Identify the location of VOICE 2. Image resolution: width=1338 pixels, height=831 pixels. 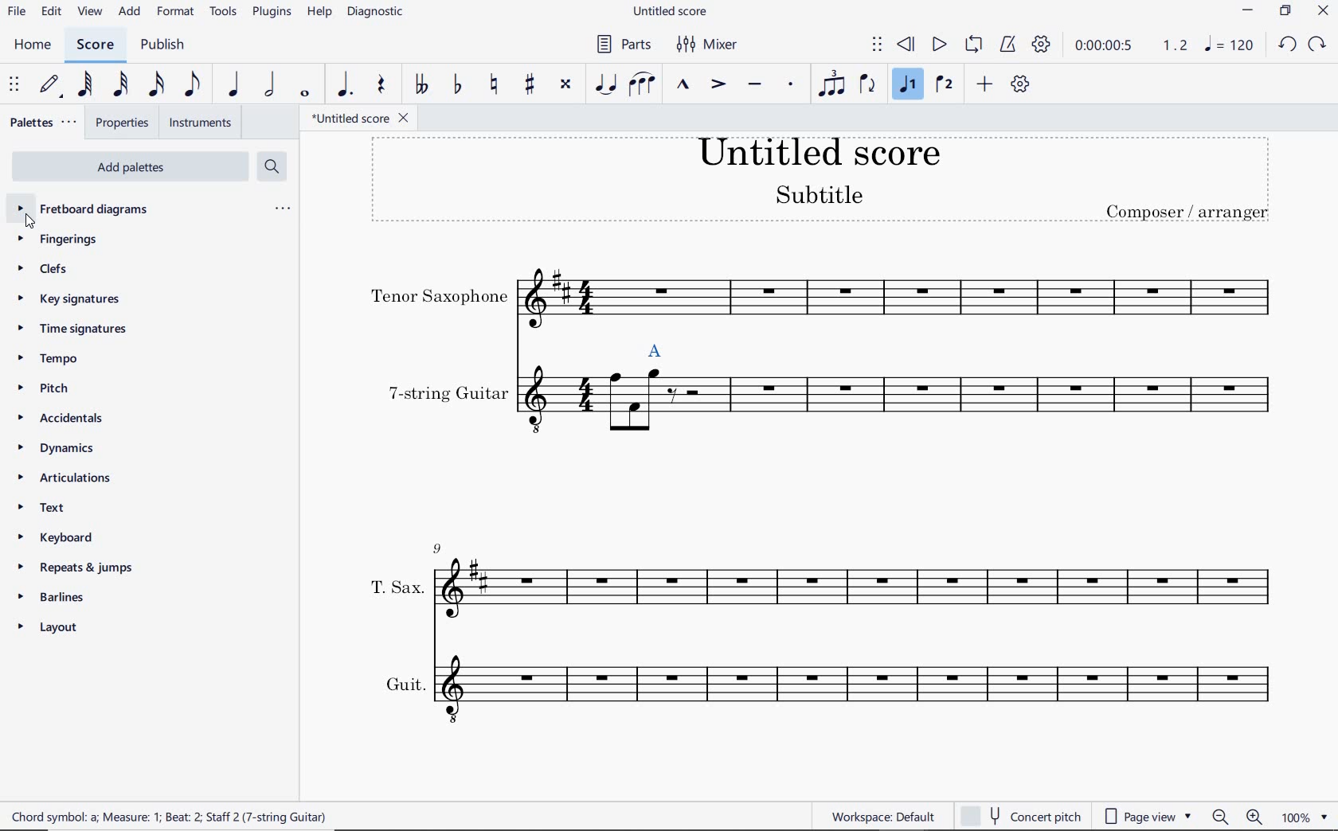
(944, 85).